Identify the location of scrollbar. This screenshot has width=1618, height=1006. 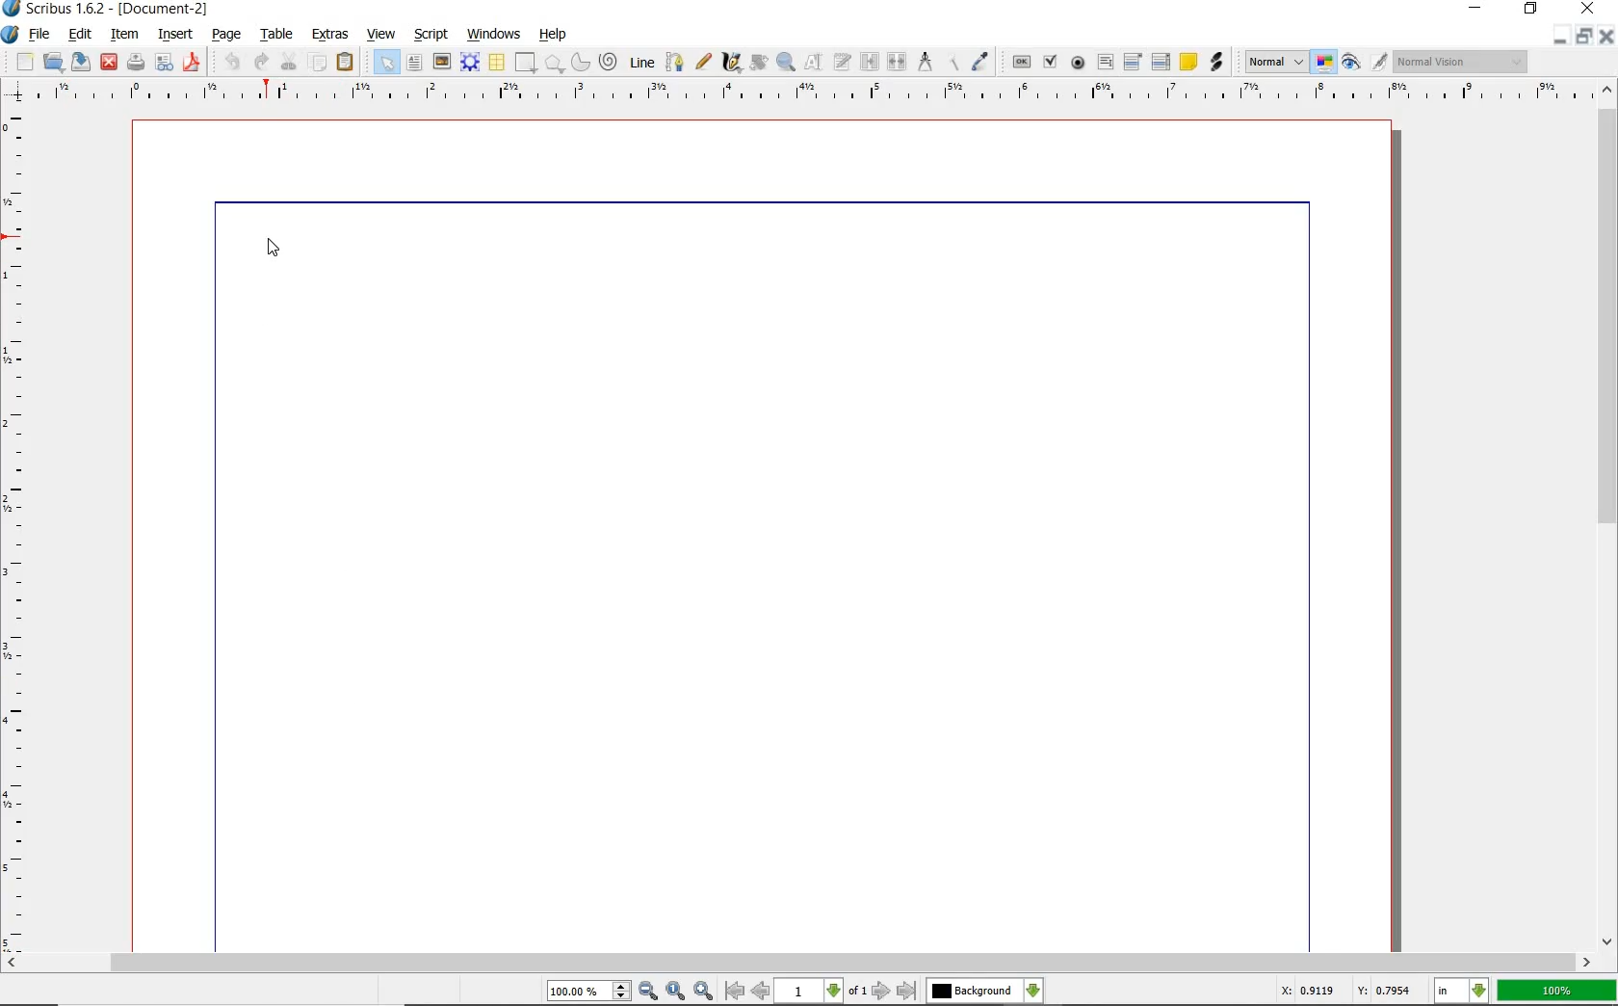
(809, 965).